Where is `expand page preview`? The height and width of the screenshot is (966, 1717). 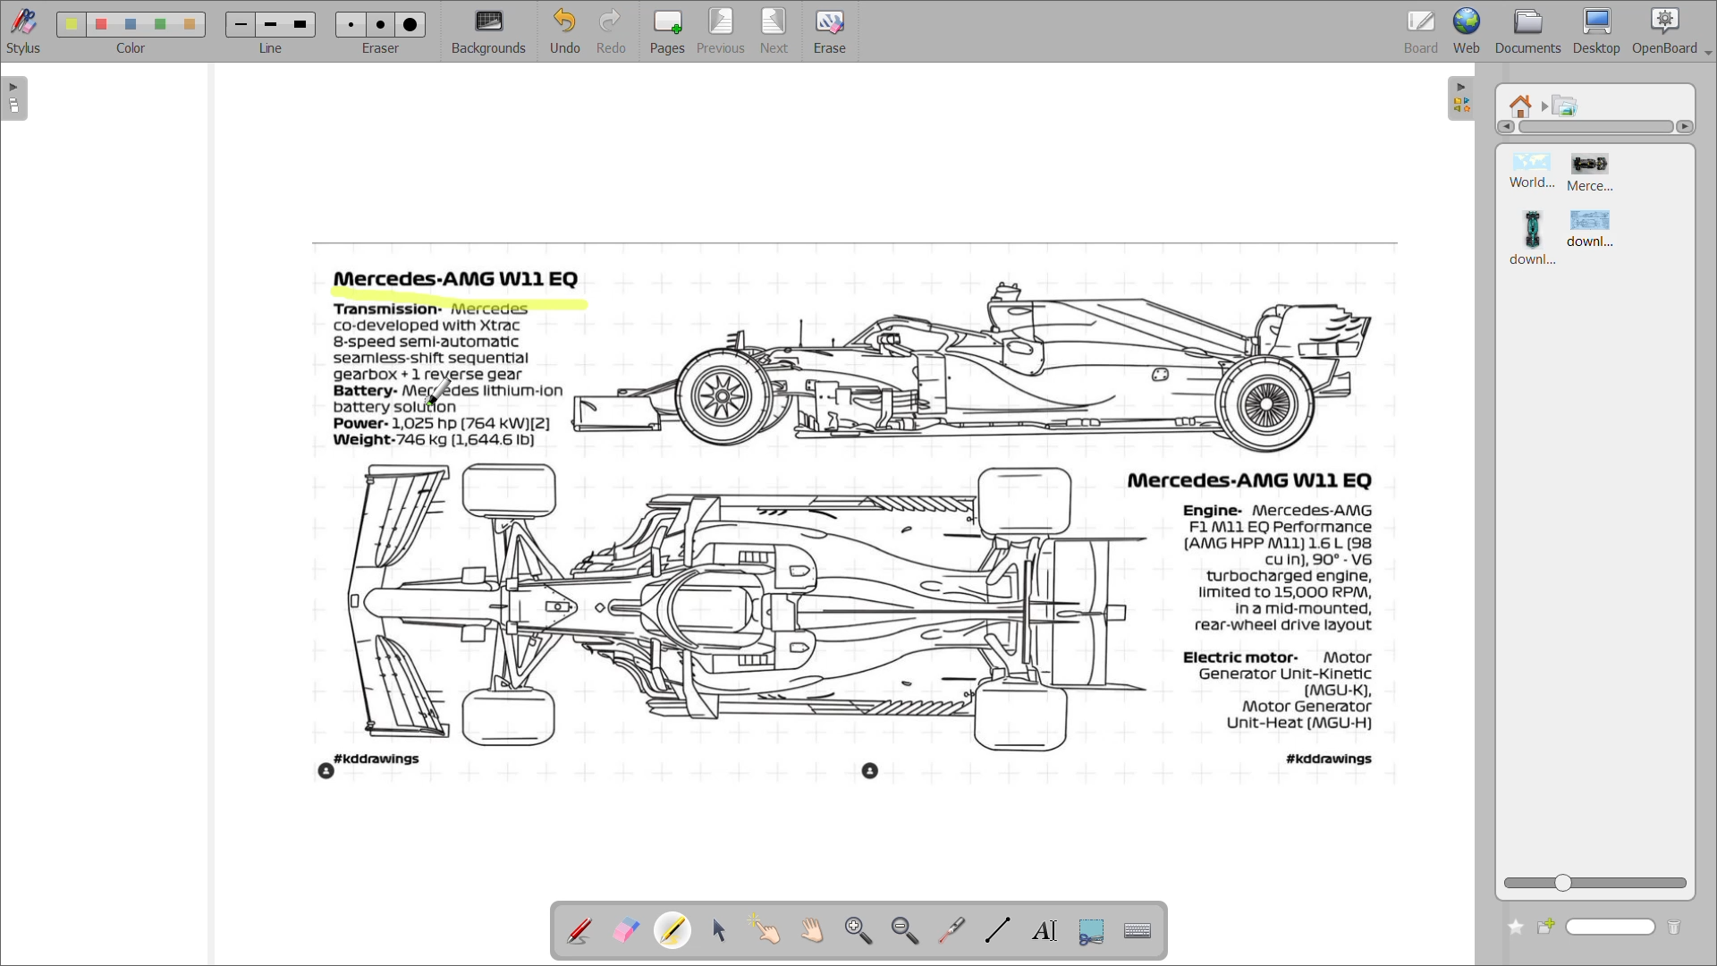 expand page preview is located at coordinates (15, 98).